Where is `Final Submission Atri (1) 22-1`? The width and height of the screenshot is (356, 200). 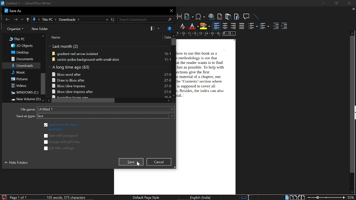
Final Submission Atri (1) 22-1 is located at coordinates (112, 80).